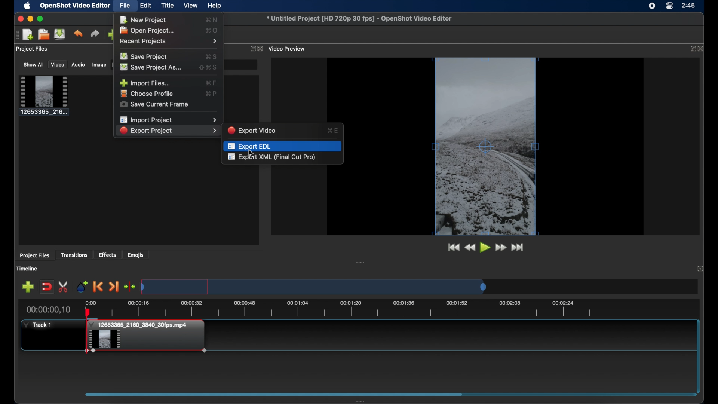 This screenshot has width=718, height=404. What do you see at coordinates (108, 255) in the screenshot?
I see `effects` at bounding box center [108, 255].